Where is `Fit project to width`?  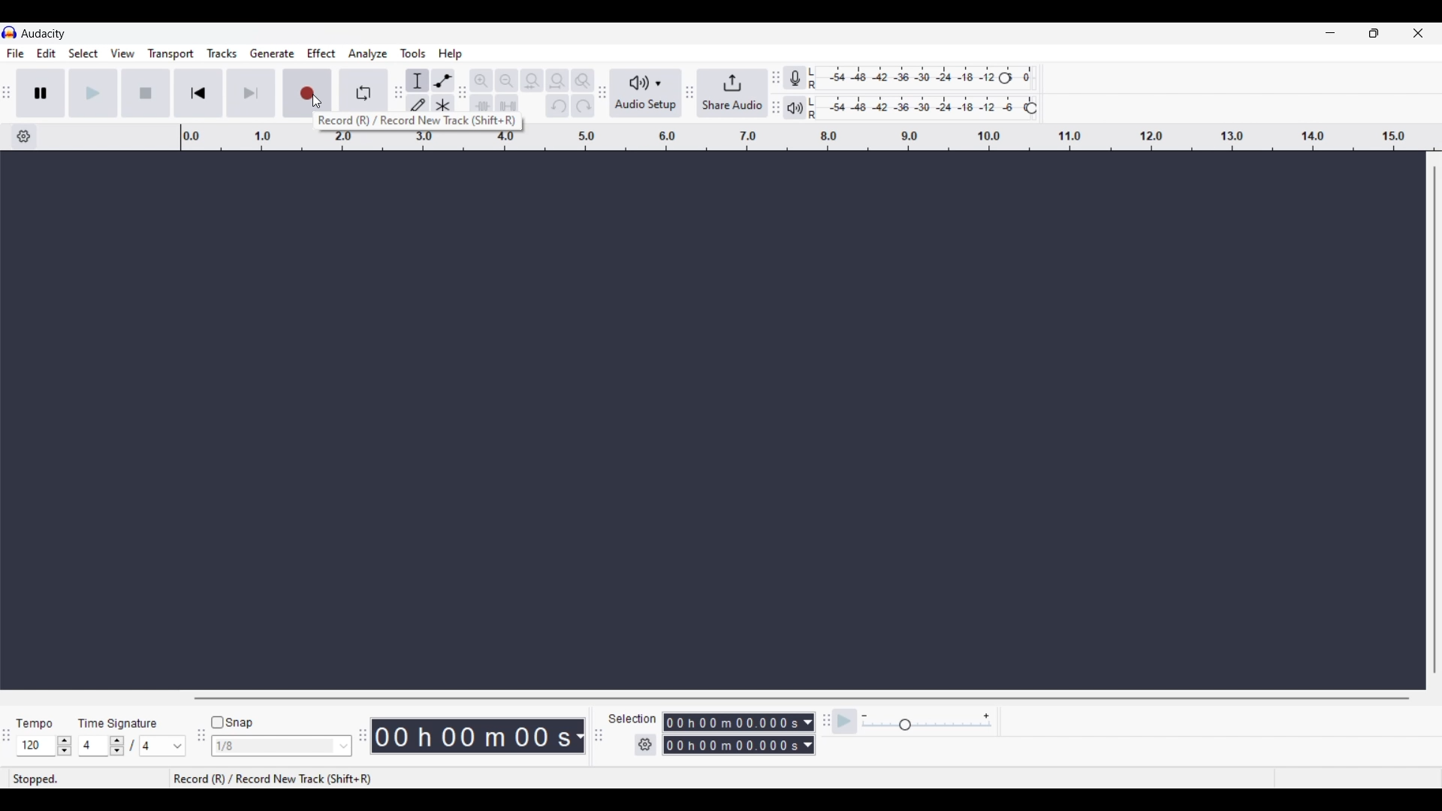
Fit project to width is located at coordinates (557, 81).